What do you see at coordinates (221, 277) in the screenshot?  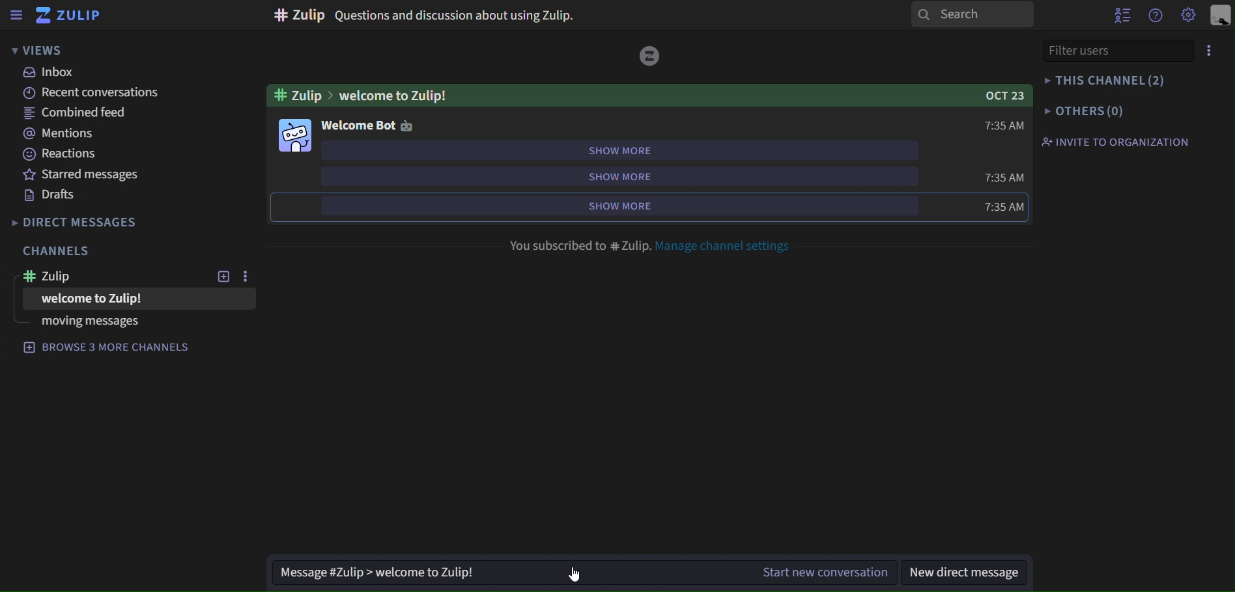 I see `new topic` at bounding box center [221, 277].